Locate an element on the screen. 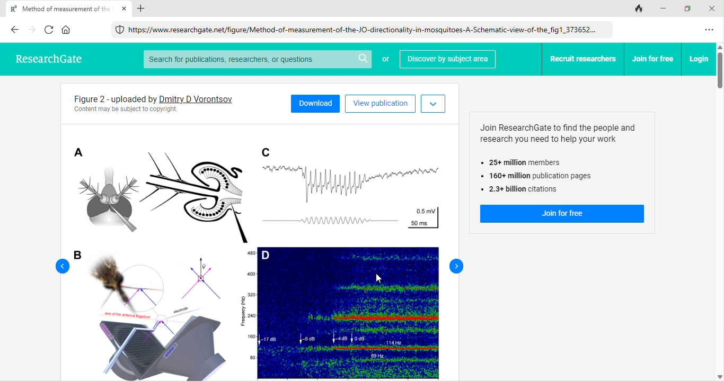  maximize is located at coordinates (690, 9).